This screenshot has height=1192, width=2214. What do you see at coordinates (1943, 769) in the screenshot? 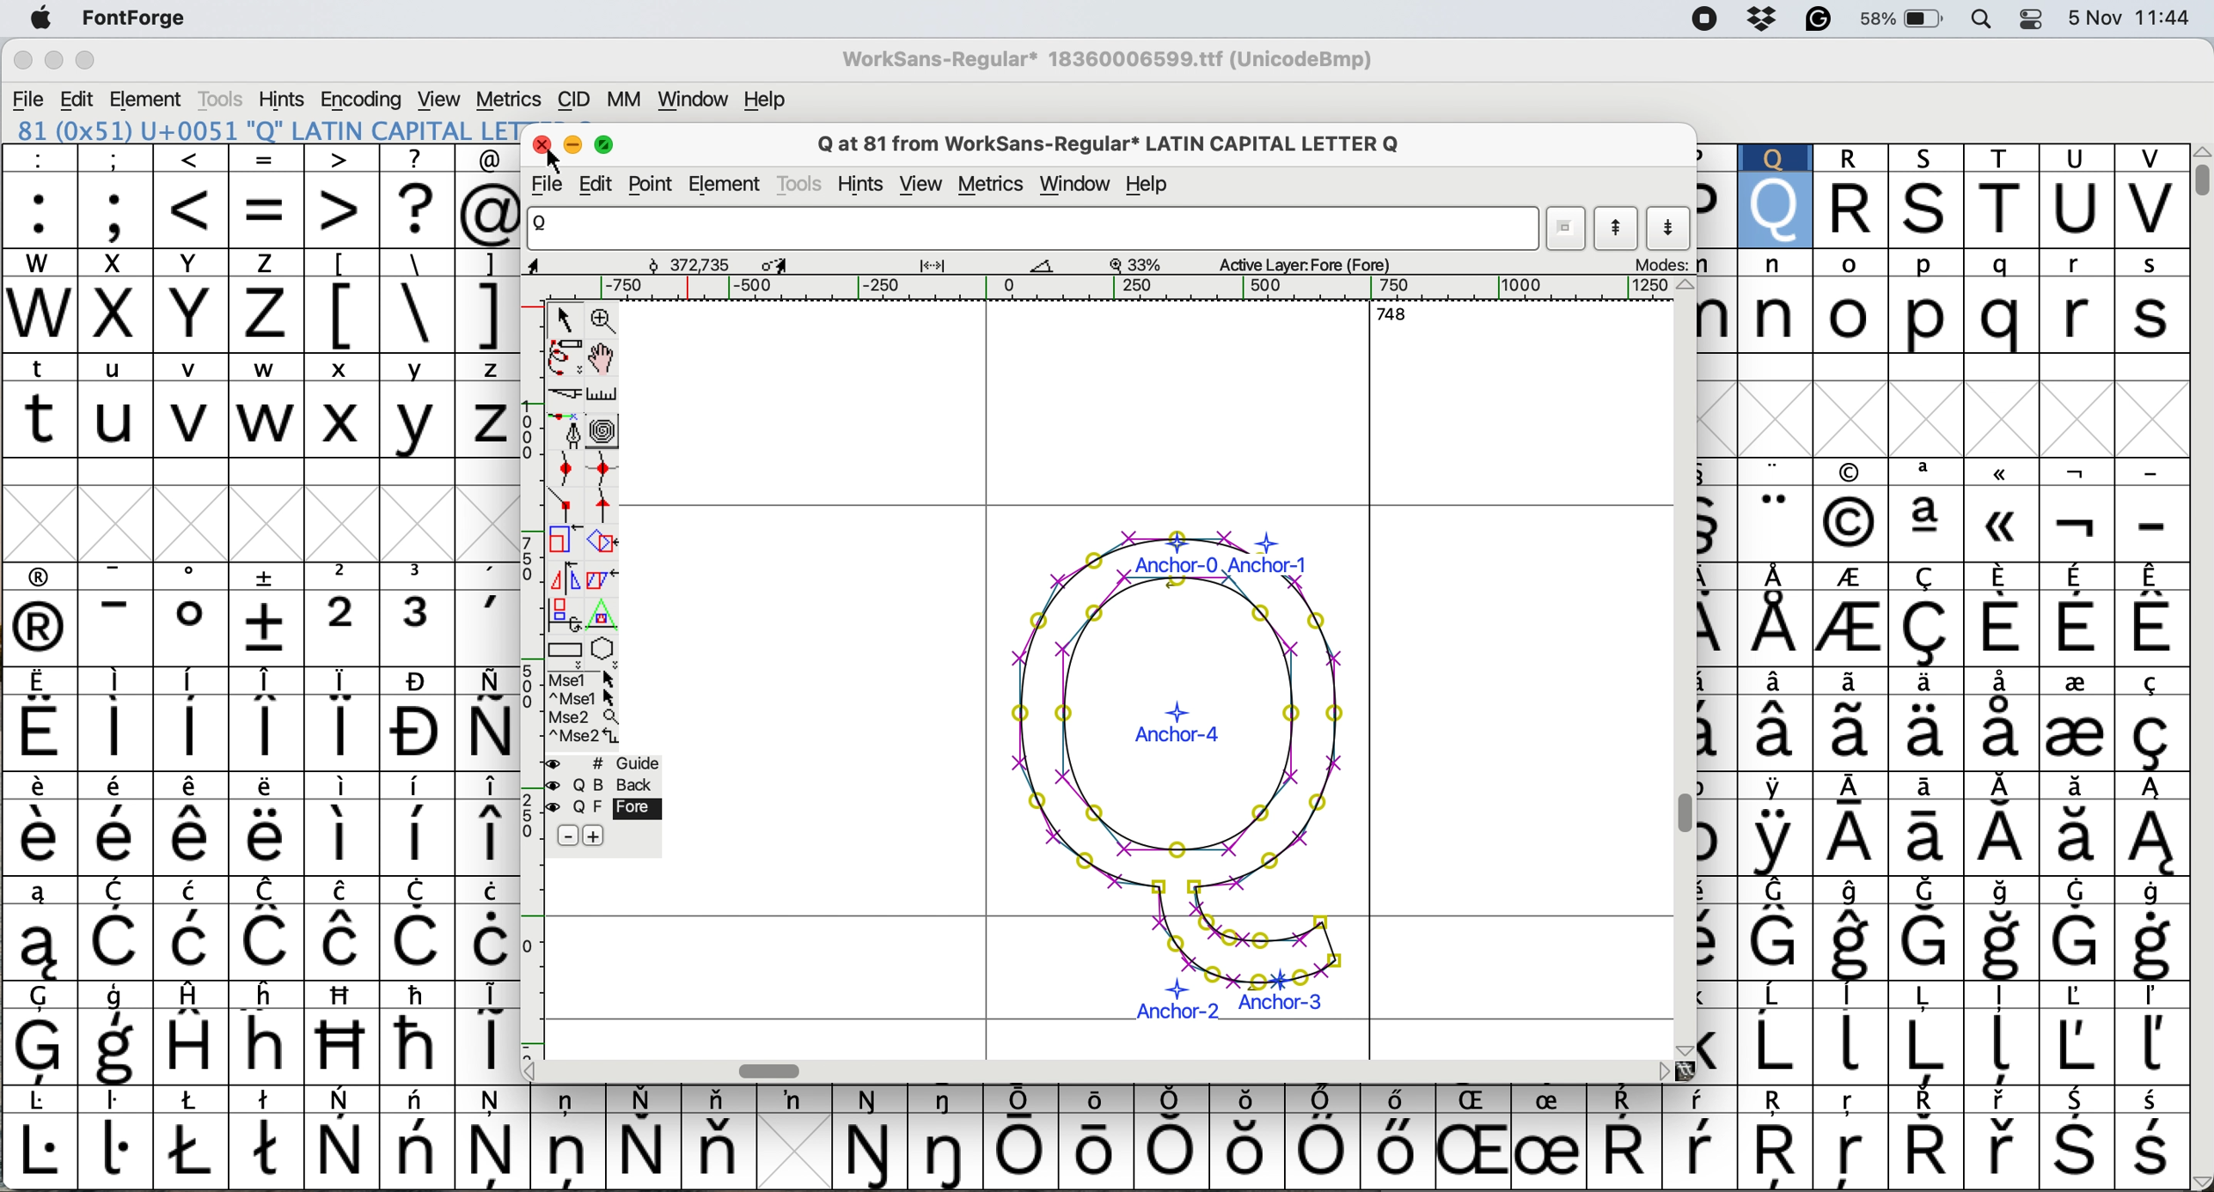
I see `special characters` at bounding box center [1943, 769].